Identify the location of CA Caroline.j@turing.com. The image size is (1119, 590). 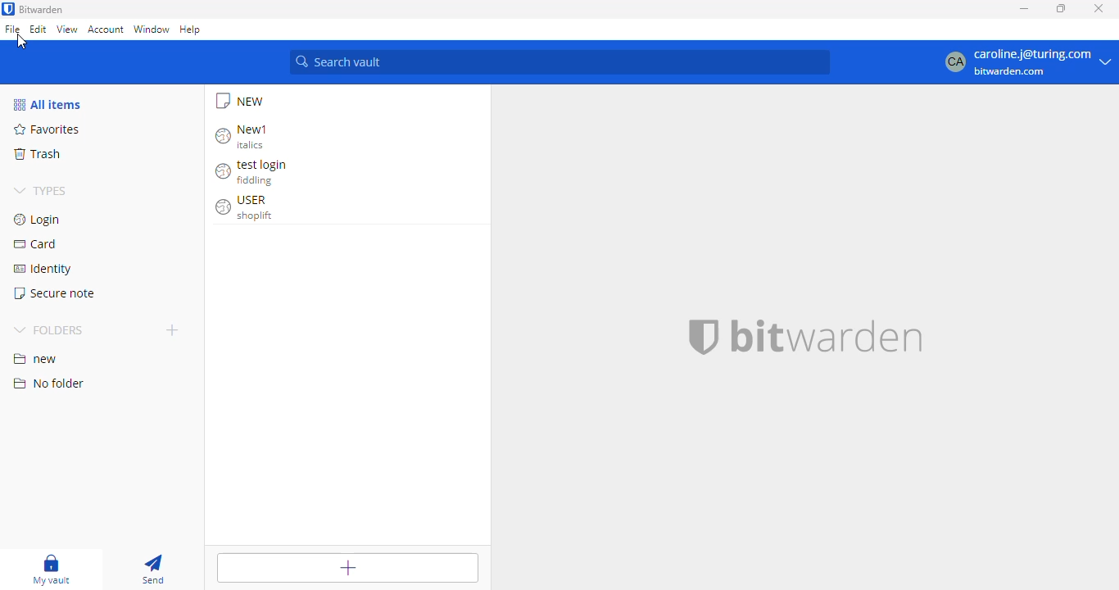
(1029, 63).